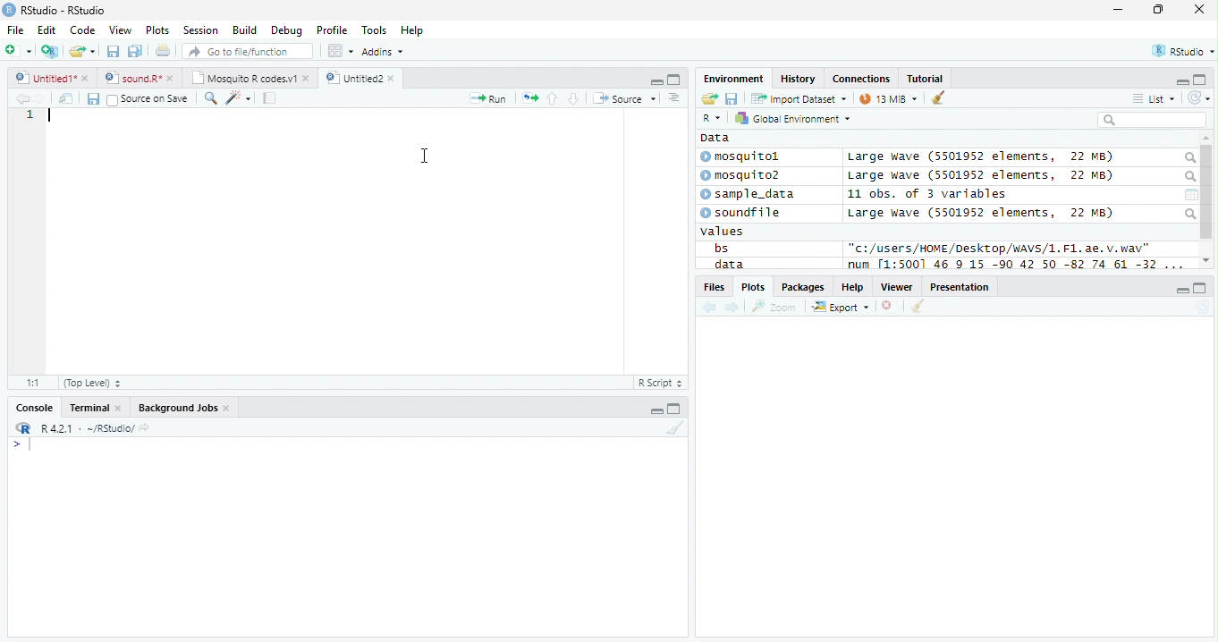 The image size is (1218, 642). Describe the element at coordinates (1188, 158) in the screenshot. I see `search` at that location.